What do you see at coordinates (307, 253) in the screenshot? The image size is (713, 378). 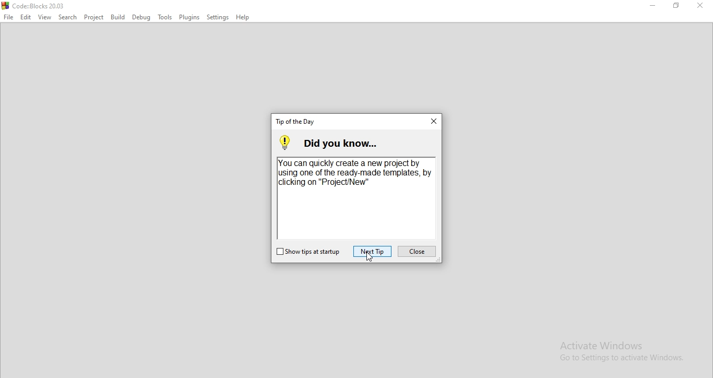 I see `show tips on startup` at bounding box center [307, 253].